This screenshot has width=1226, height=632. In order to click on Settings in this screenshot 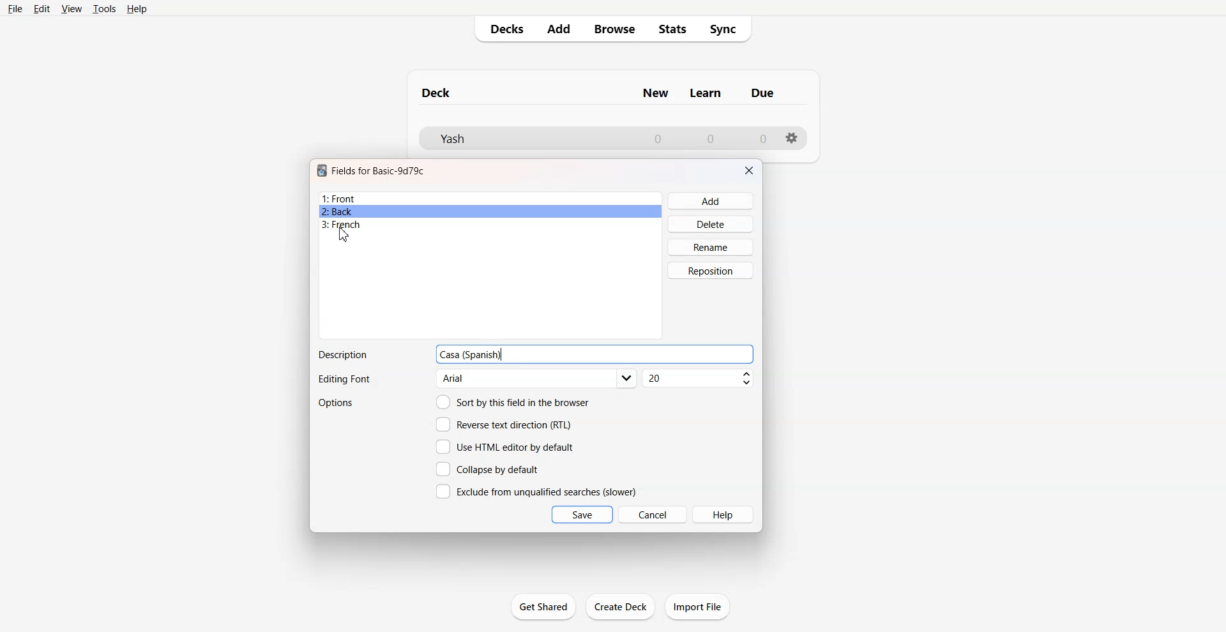, I will do `click(792, 138)`.